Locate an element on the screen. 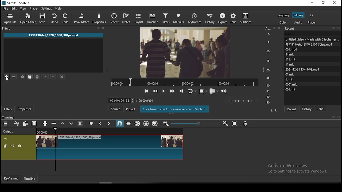 The image size is (342, 192). snap is located at coordinates (118, 124).